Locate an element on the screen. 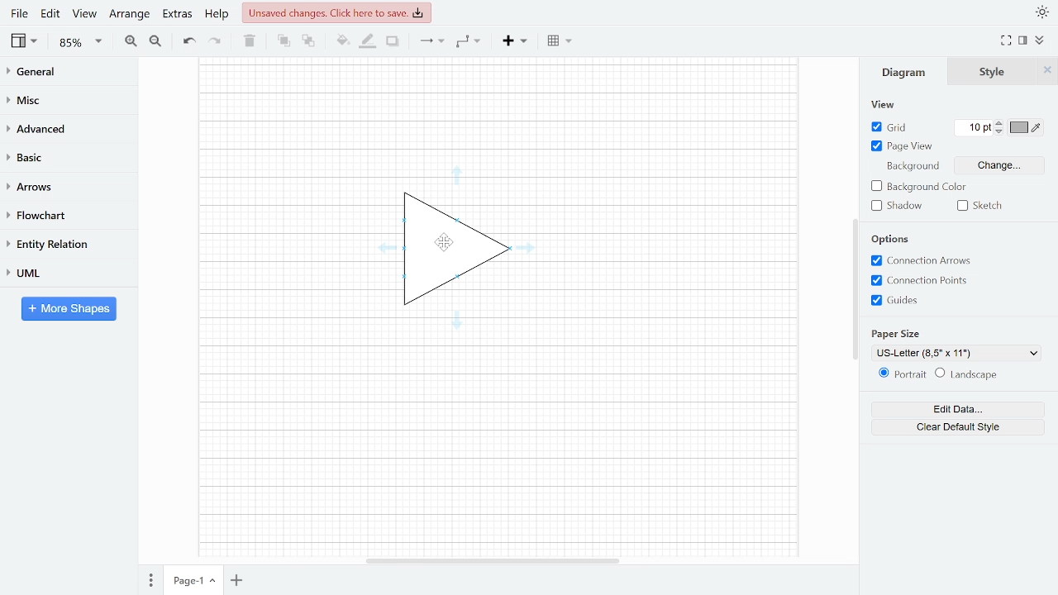 This screenshot has height=595, width=1058. Style is located at coordinates (992, 72).